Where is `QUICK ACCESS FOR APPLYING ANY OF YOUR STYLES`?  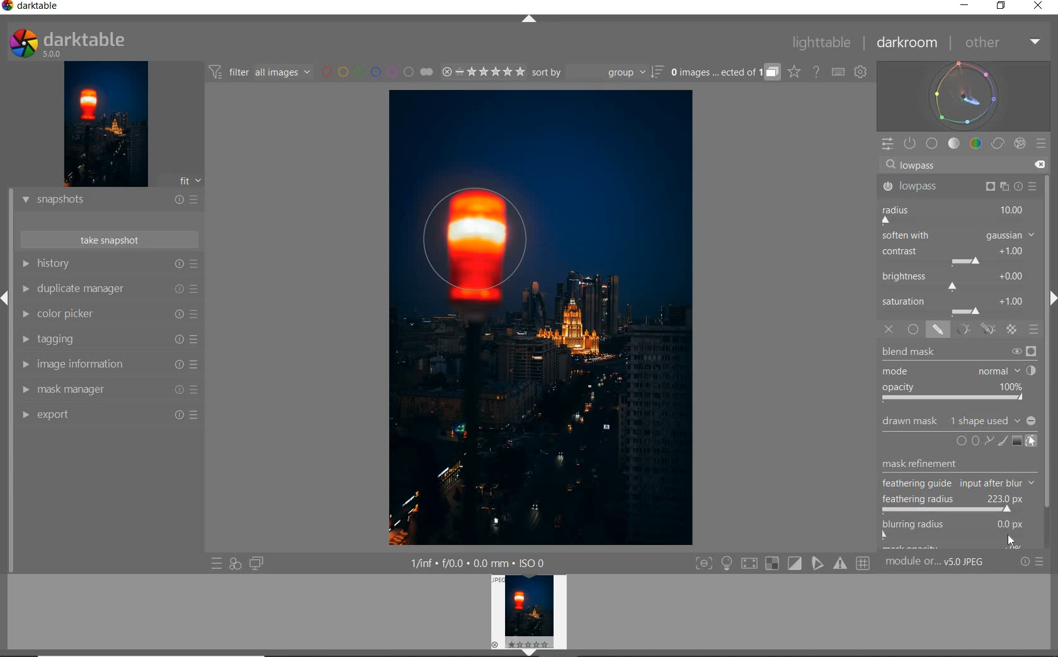 QUICK ACCESS FOR APPLYING ANY OF YOUR STYLES is located at coordinates (234, 564).